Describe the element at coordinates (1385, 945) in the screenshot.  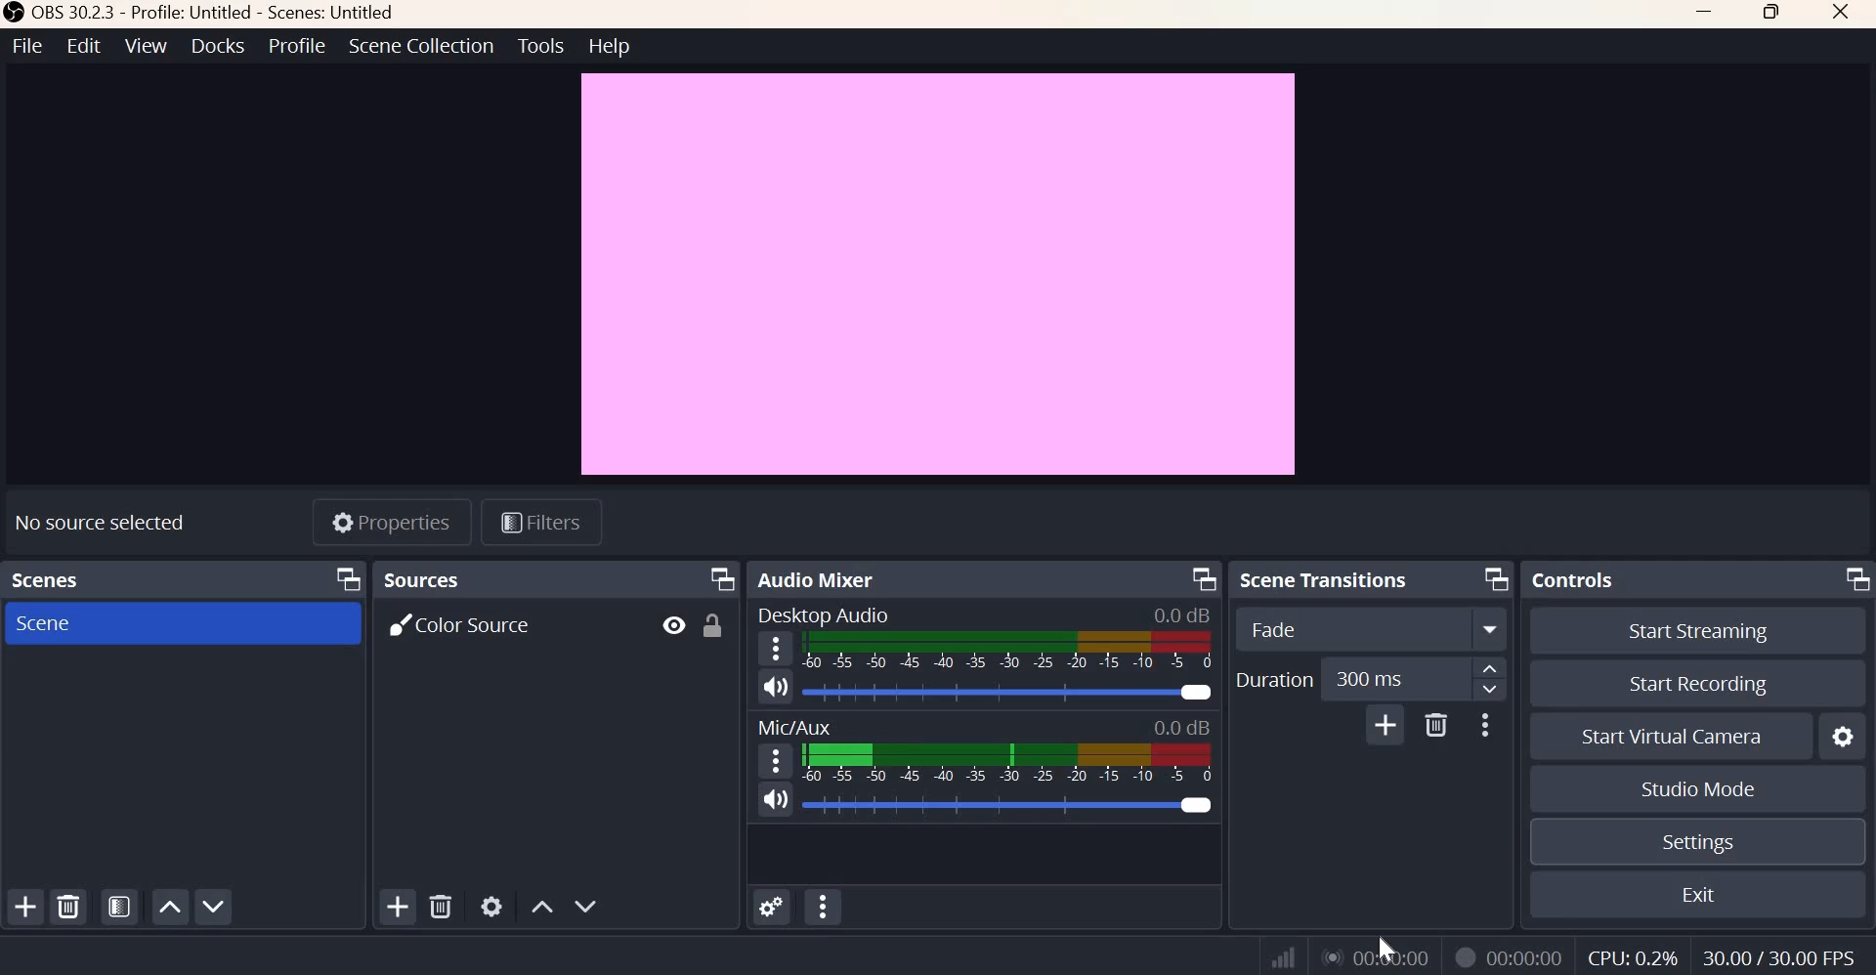
I see `cursor` at that location.